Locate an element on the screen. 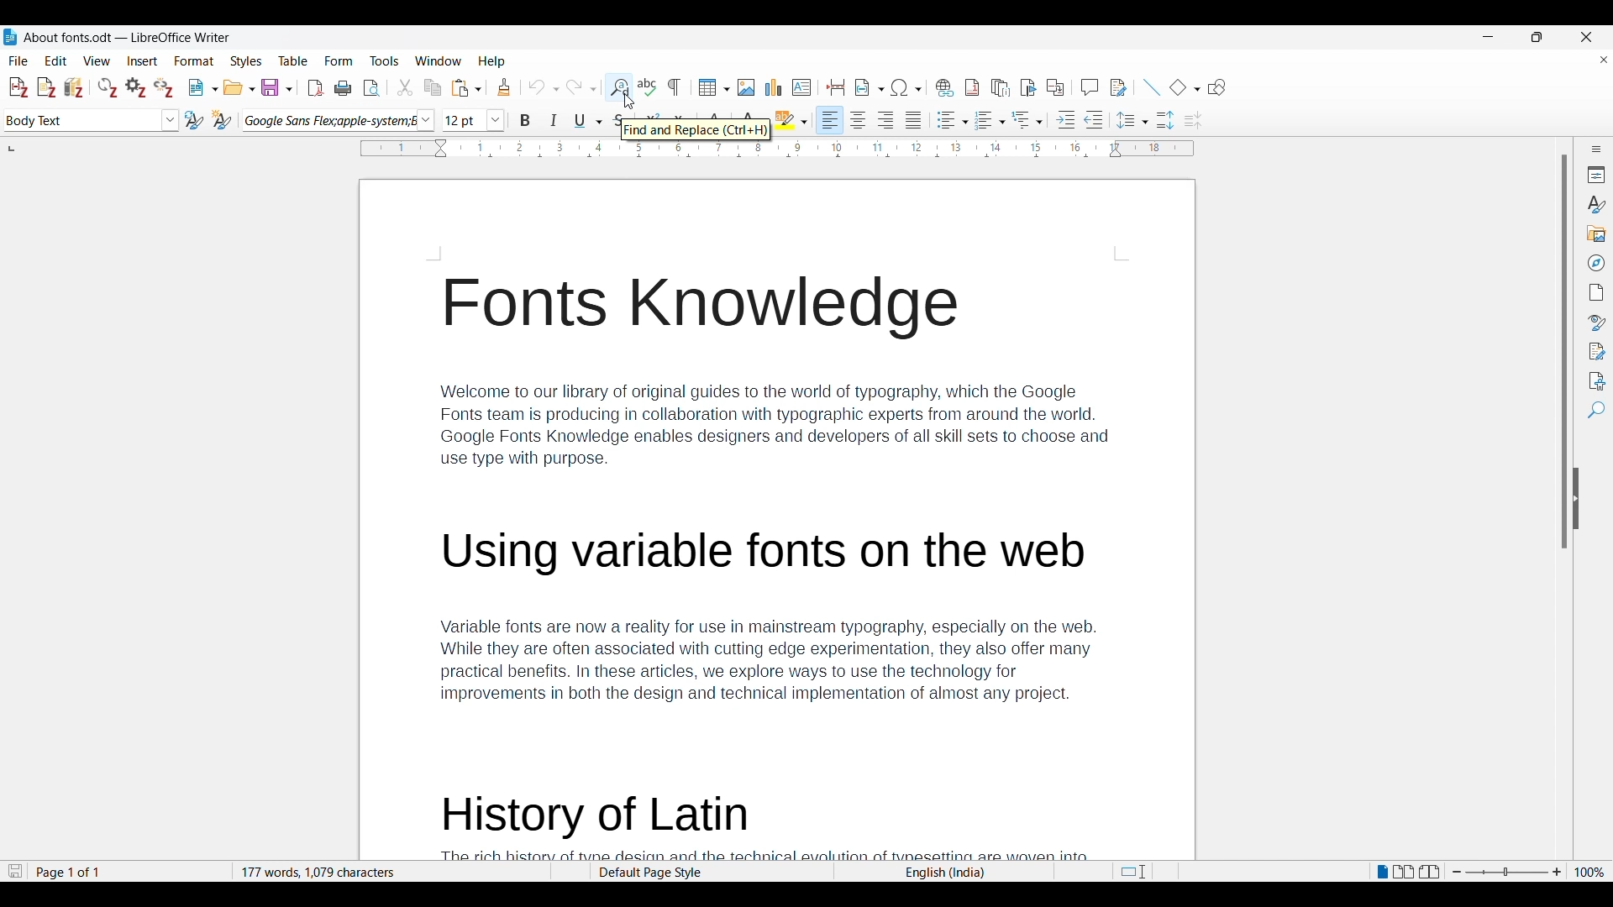  Undo is located at coordinates (544, 87).